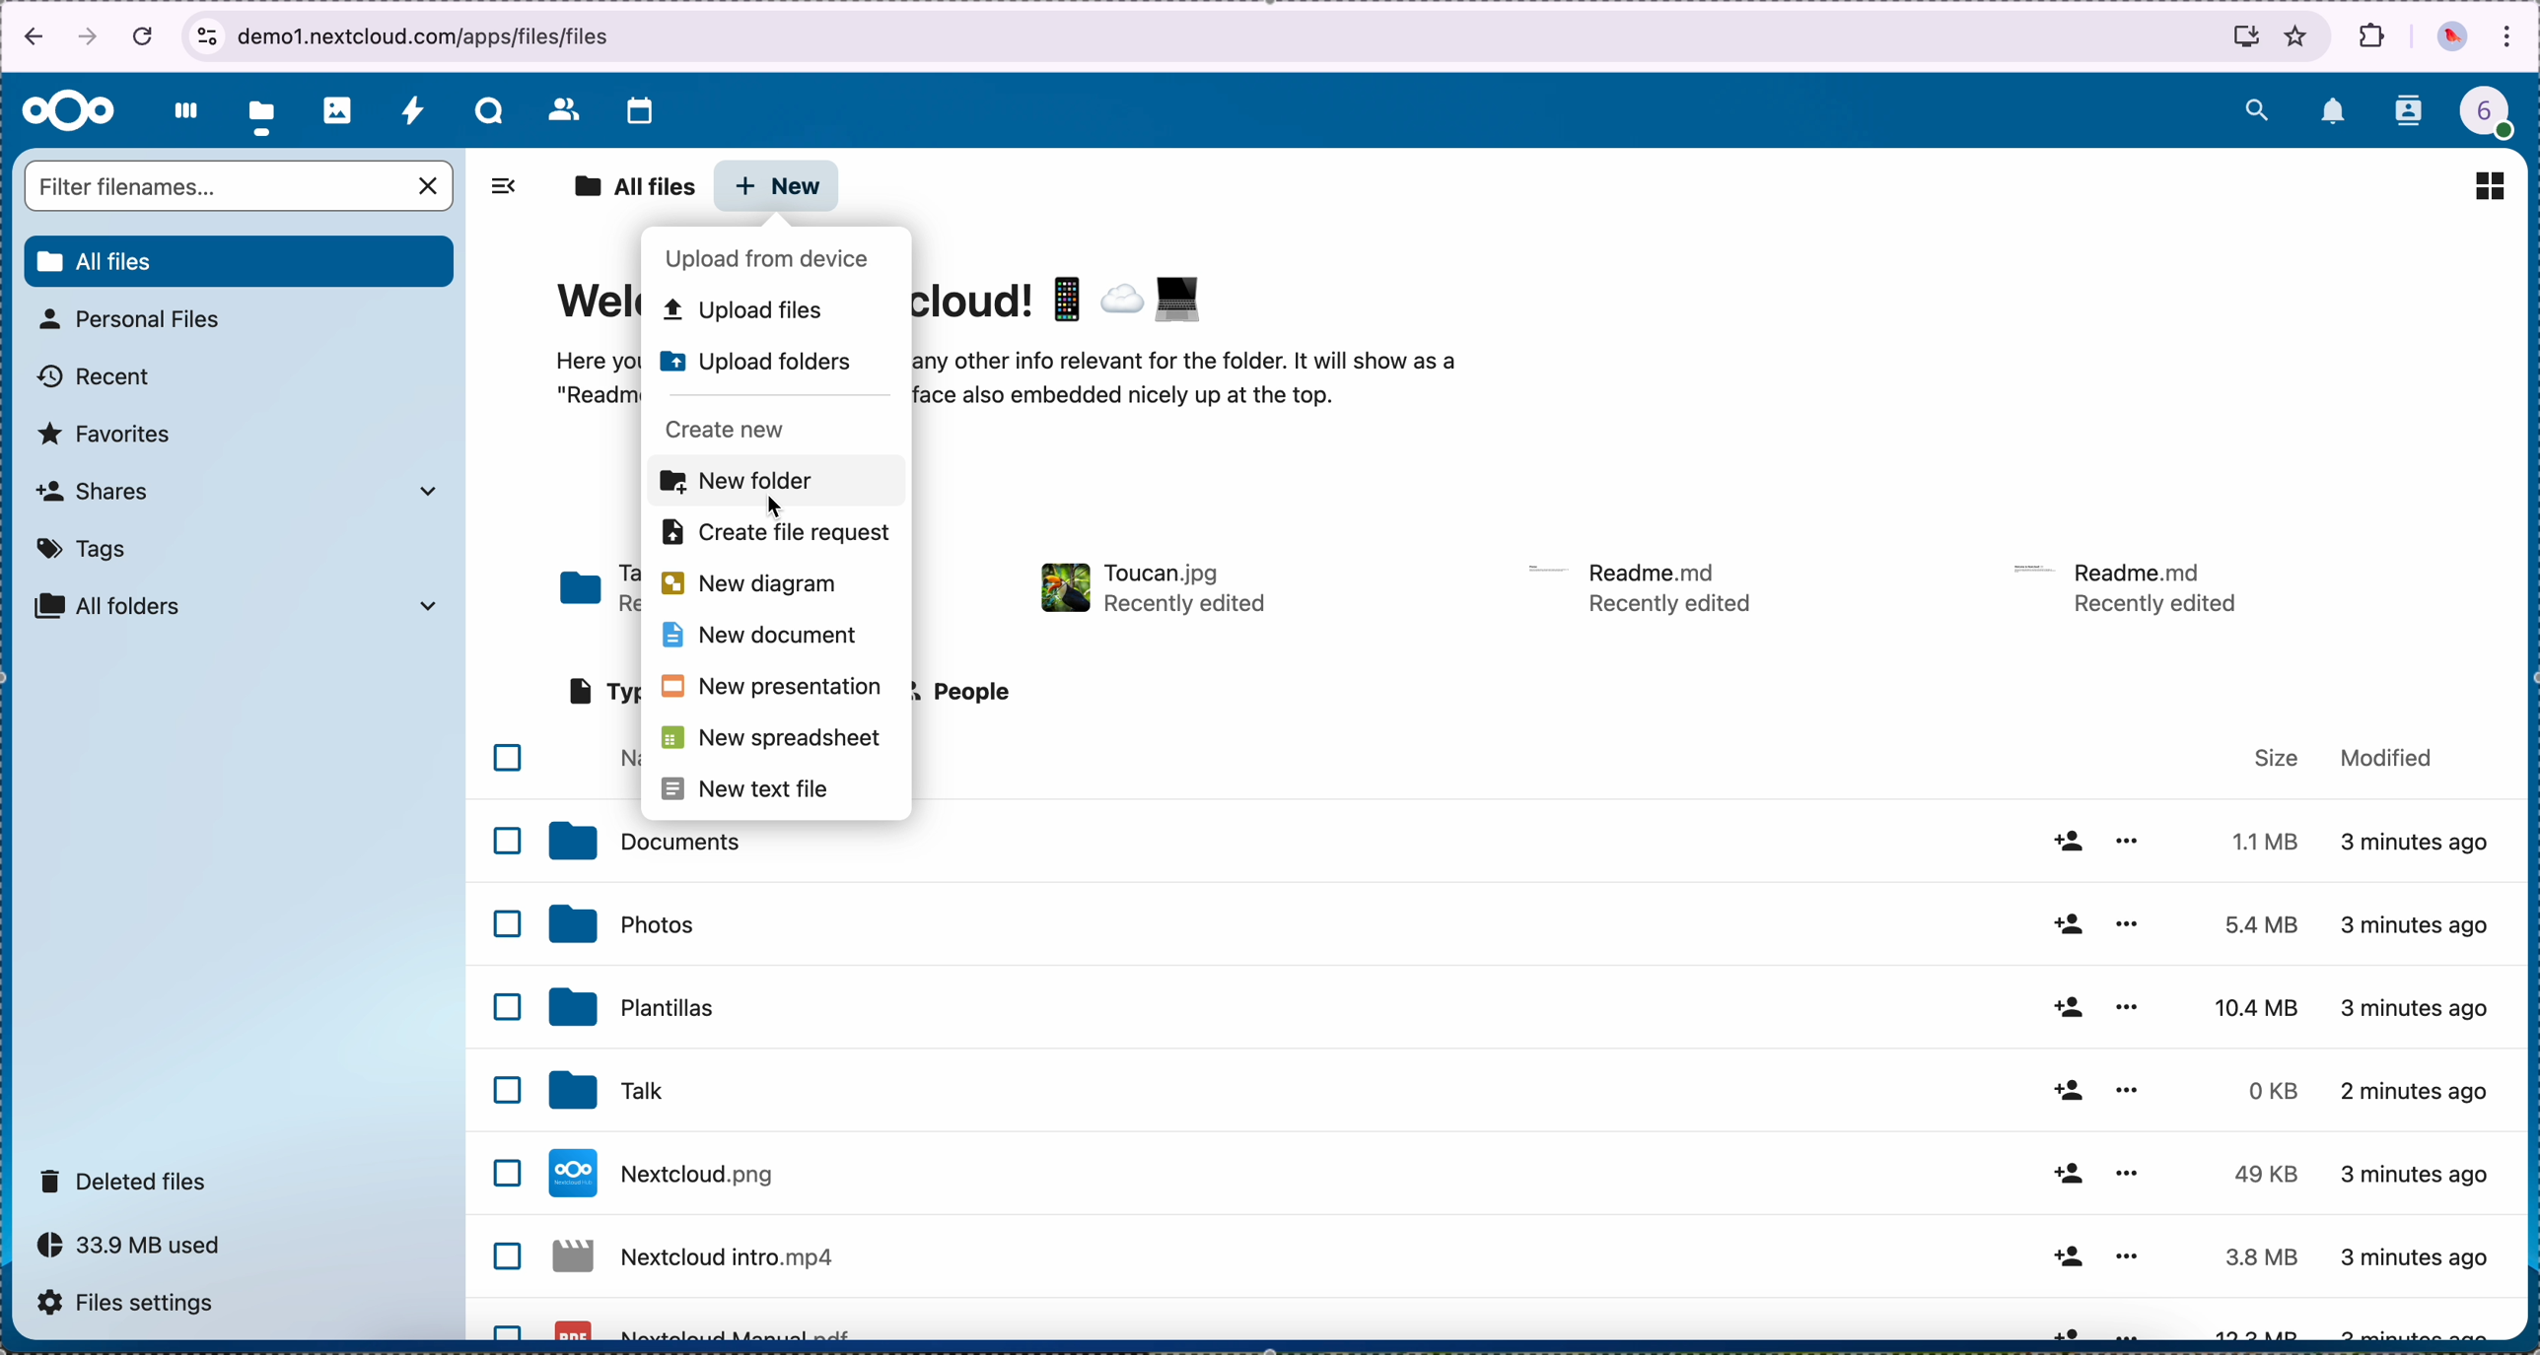  Describe the element at coordinates (1068, 299) in the screenshot. I see `welcome to Nextcloud` at that location.